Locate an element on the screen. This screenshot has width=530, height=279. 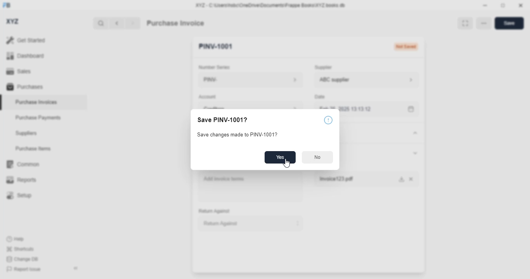
dashboard is located at coordinates (25, 55).